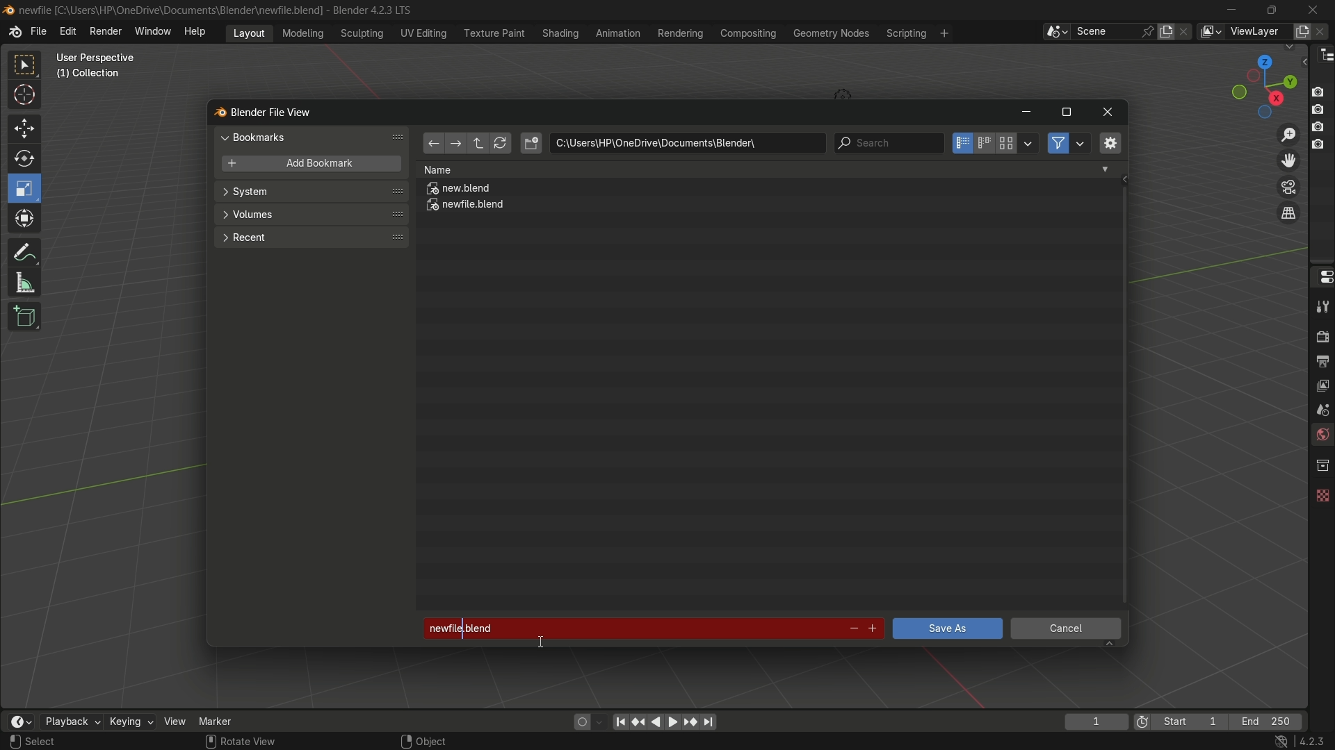 This screenshot has width=1335, height=750. What do you see at coordinates (709, 722) in the screenshot?
I see `jump to endpoint` at bounding box center [709, 722].